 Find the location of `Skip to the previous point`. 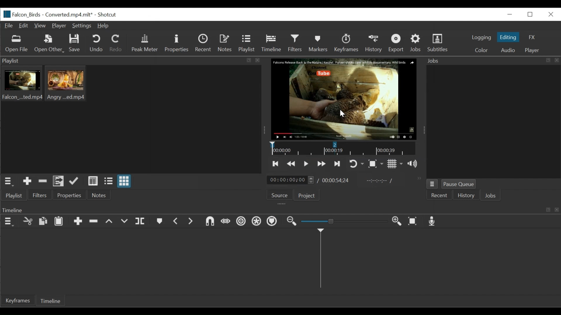

Skip to the previous point is located at coordinates (277, 164).